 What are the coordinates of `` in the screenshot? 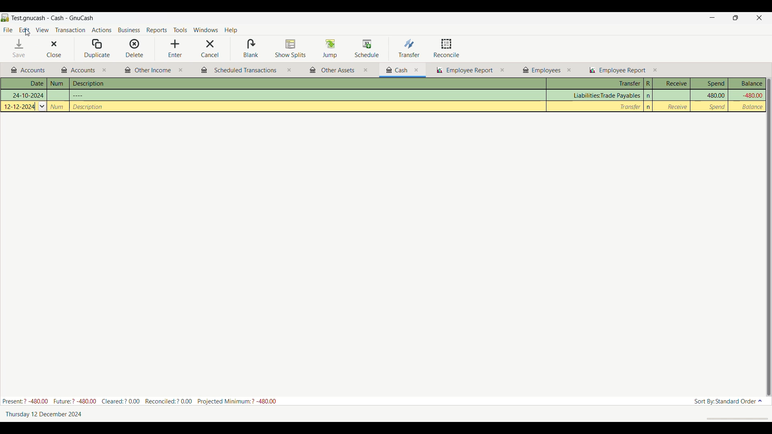 It's located at (43, 107).